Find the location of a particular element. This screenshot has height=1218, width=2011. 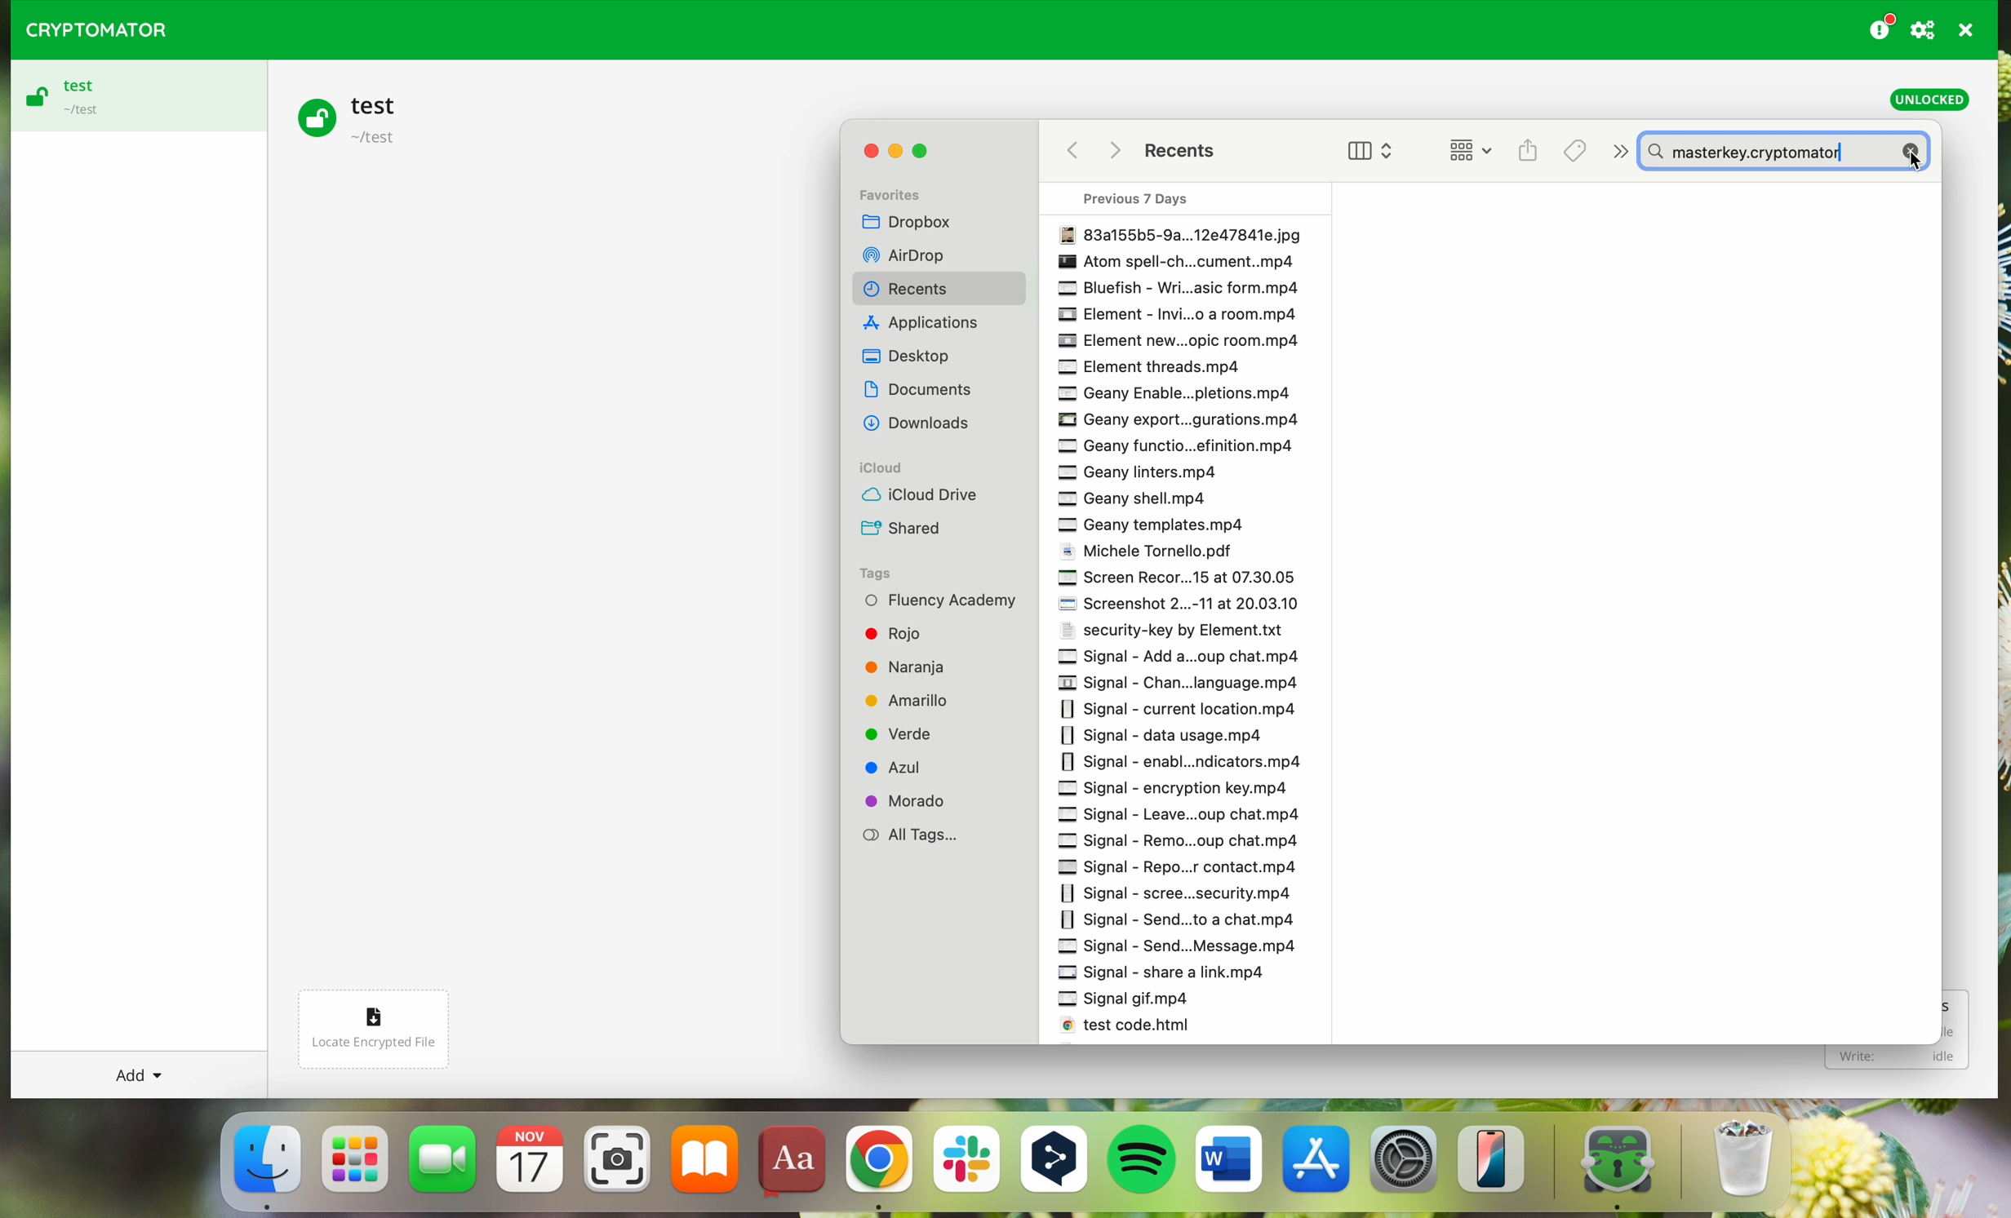

Recents is located at coordinates (912, 289).